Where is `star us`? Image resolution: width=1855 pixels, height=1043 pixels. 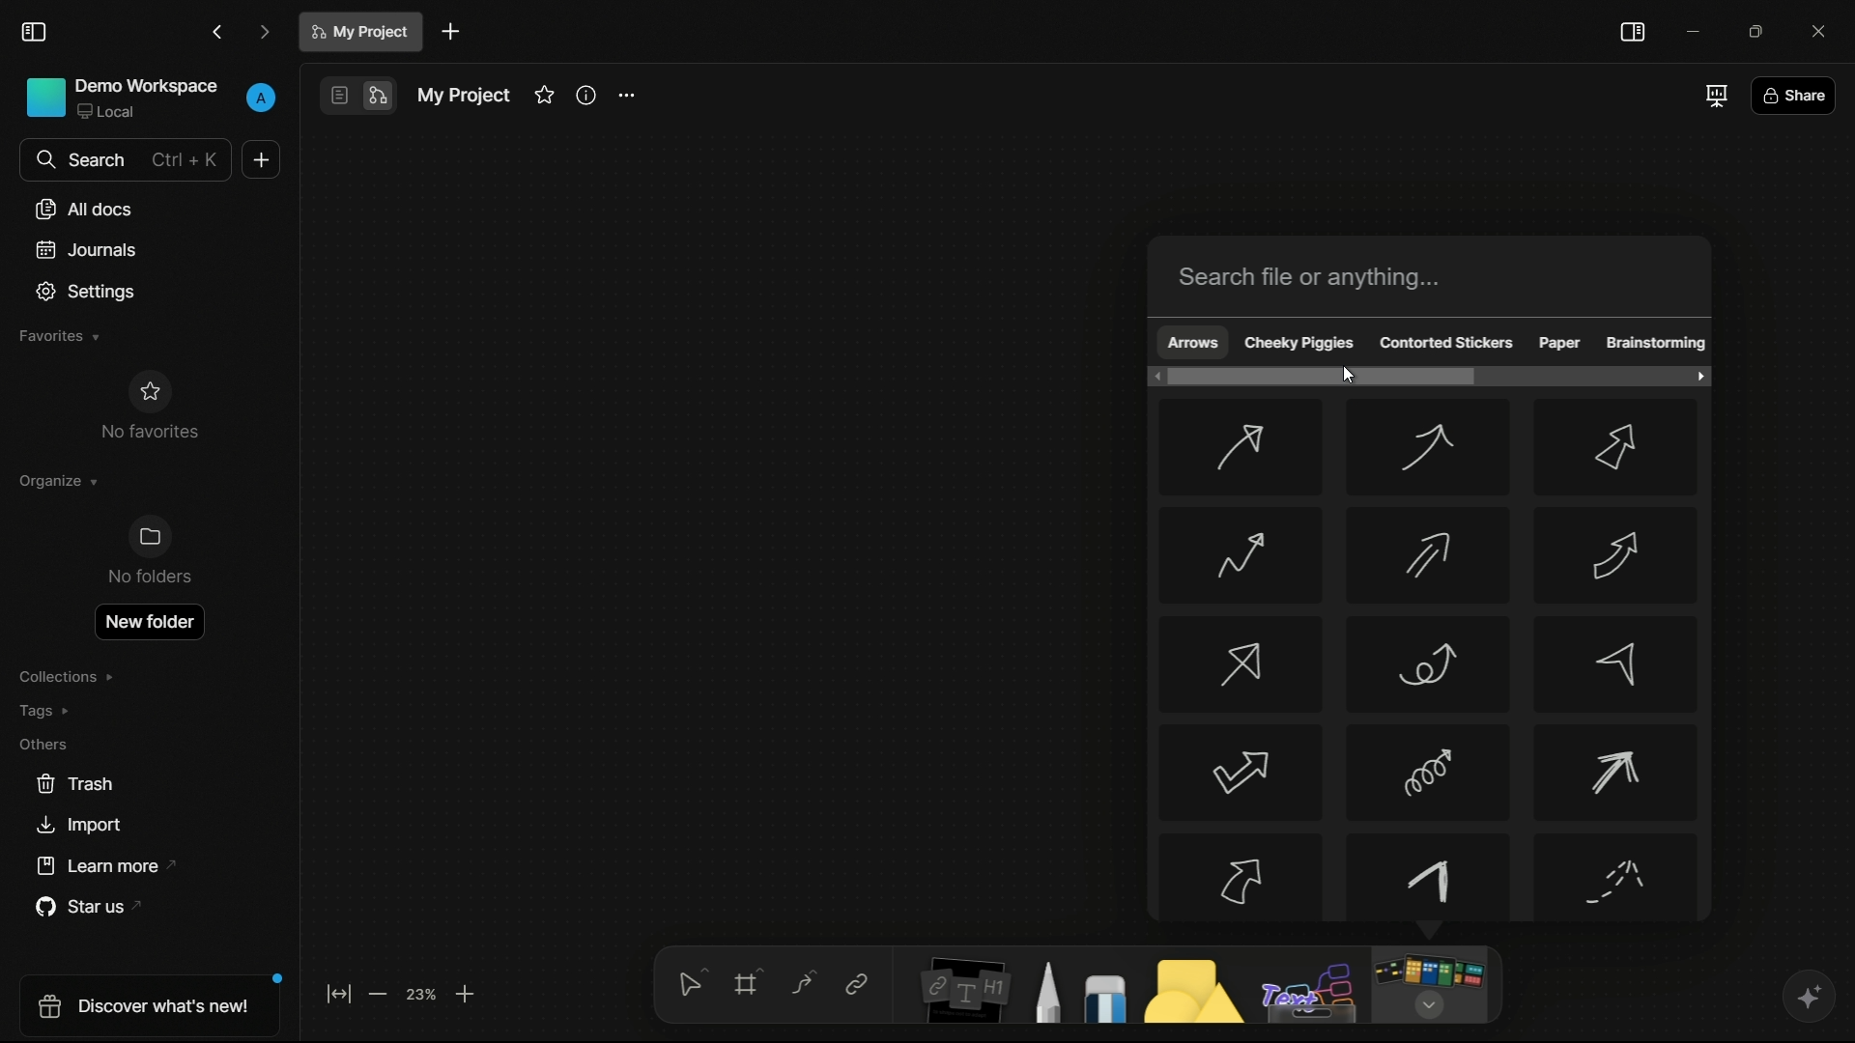 star us is located at coordinates (95, 908).